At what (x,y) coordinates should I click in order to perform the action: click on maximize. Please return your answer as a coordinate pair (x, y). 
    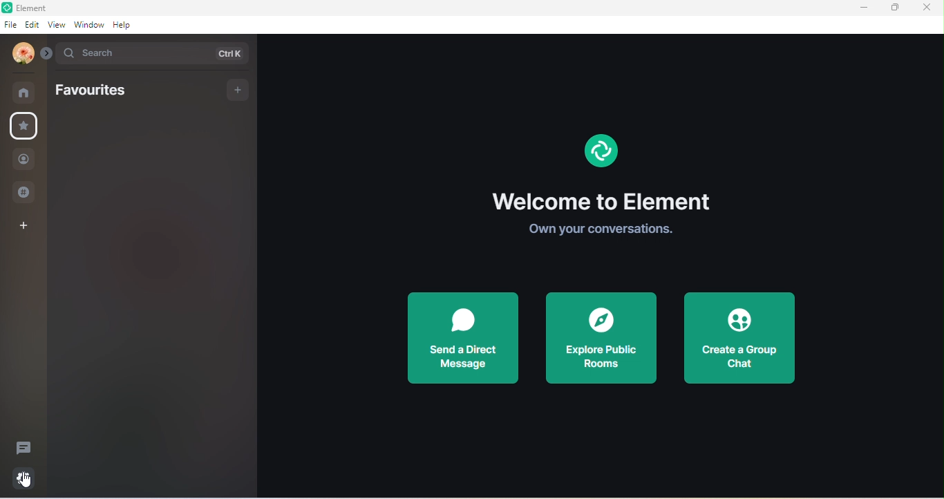
    Looking at the image, I should click on (894, 8).